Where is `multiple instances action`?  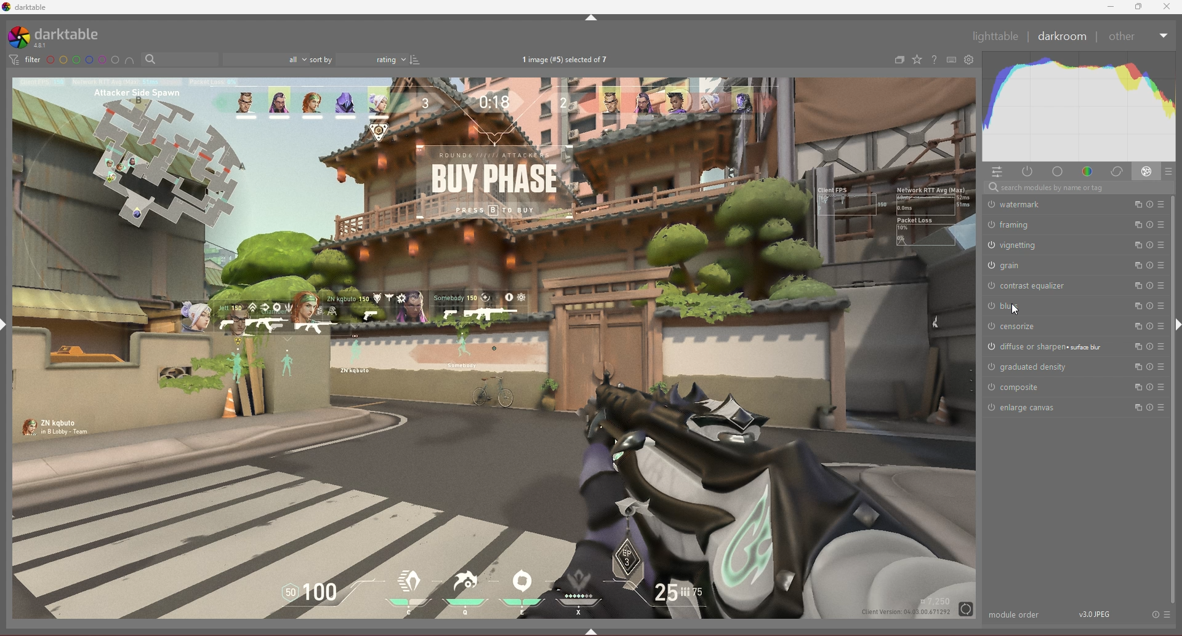
multiple instances action is located at coordinates (1134, 346).